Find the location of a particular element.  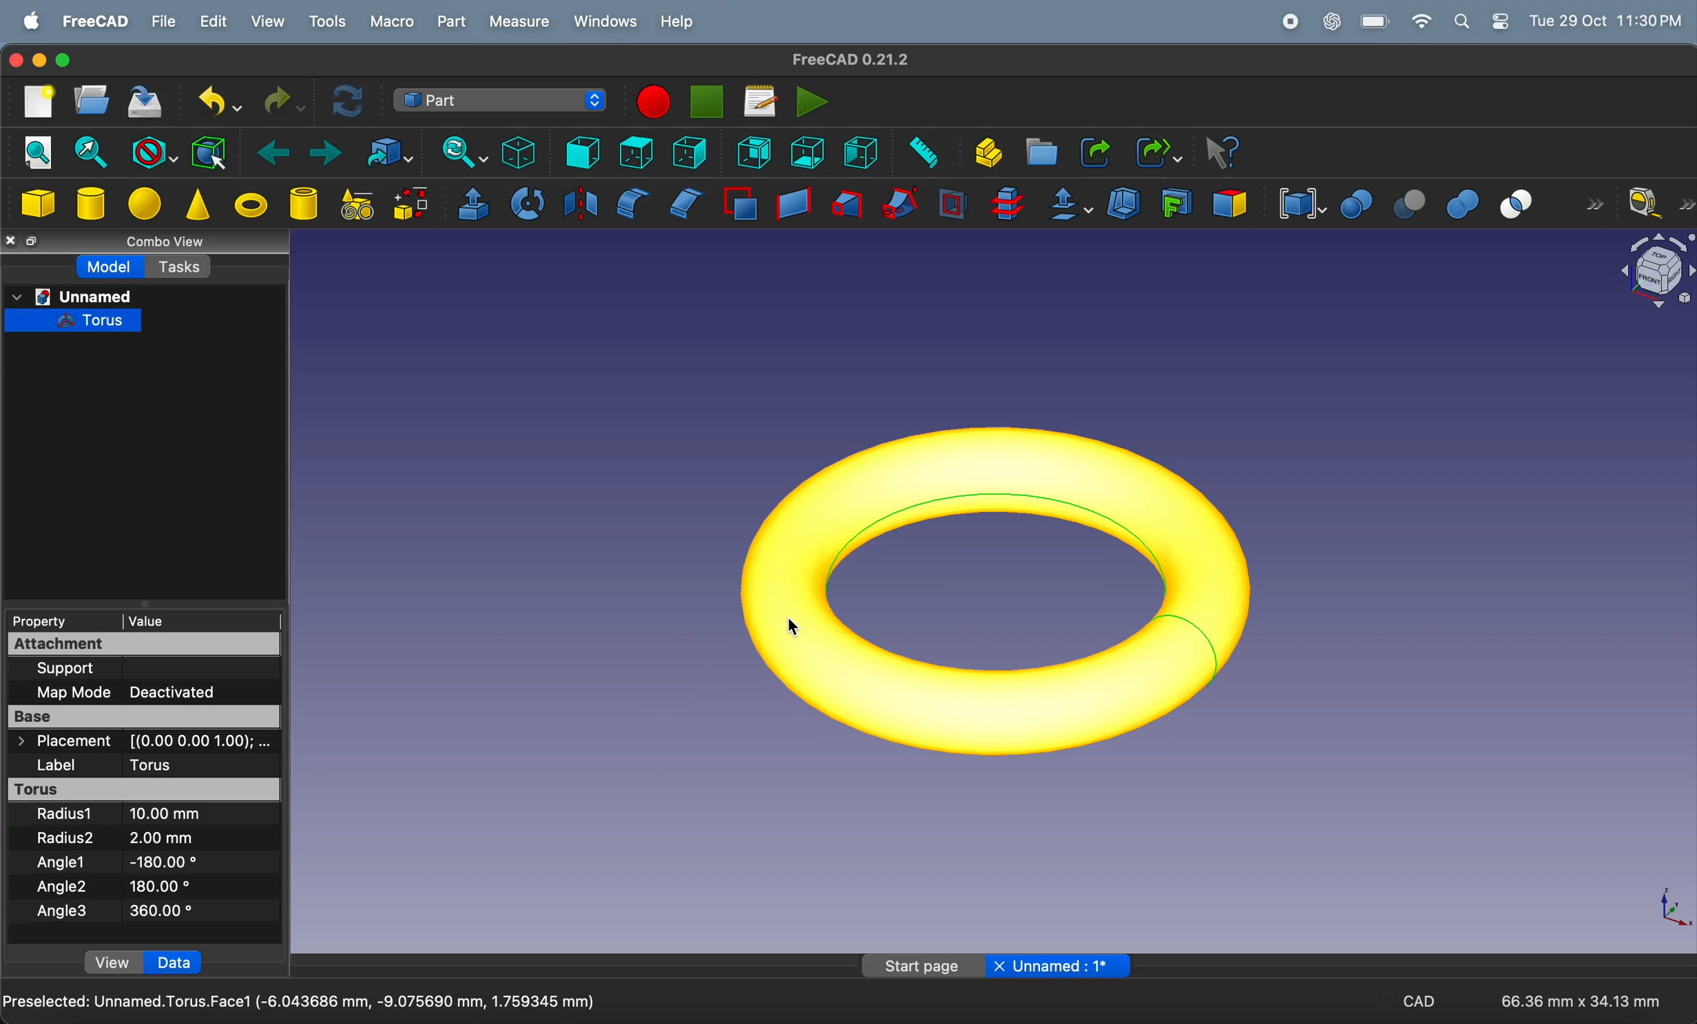

radius 1 is located at coordinates (68, 814).